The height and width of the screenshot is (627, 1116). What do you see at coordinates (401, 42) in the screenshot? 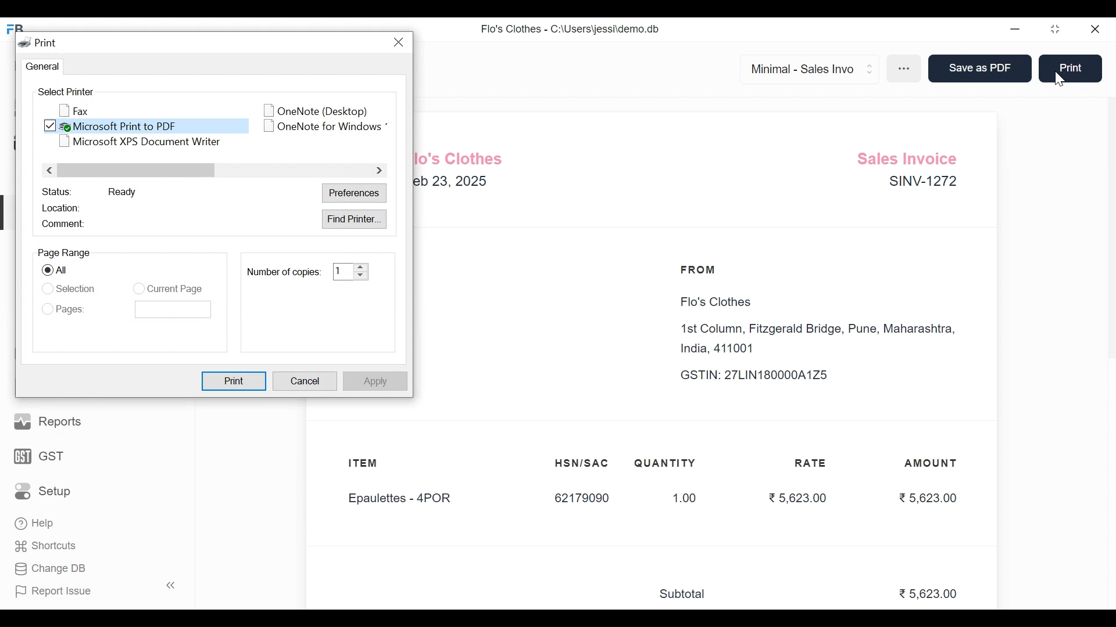
I see `close` at bounding box center [401, 42].